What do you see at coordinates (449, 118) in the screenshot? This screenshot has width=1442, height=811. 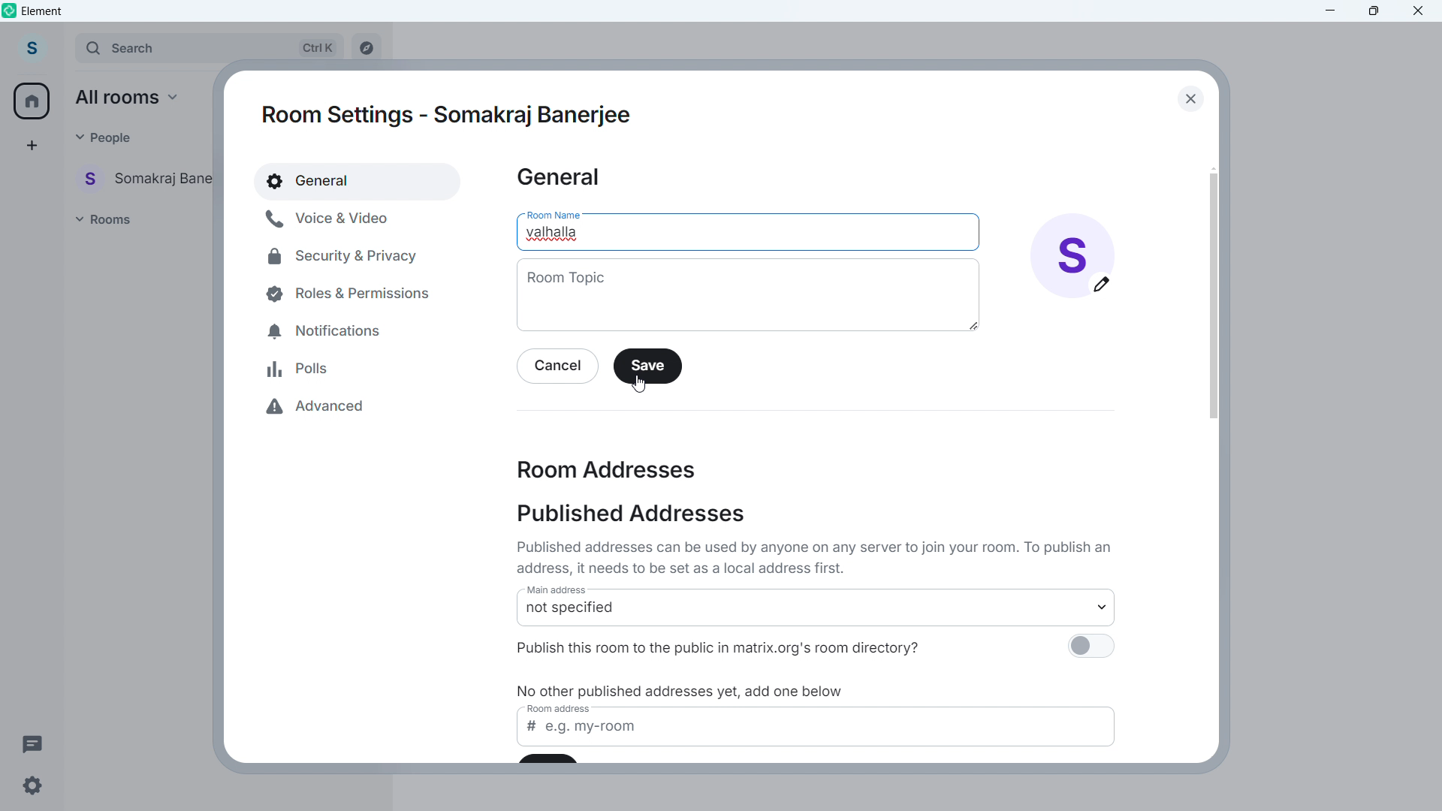 I see `Room settings -somakraj banerjee` at bounding box center [449, 118].